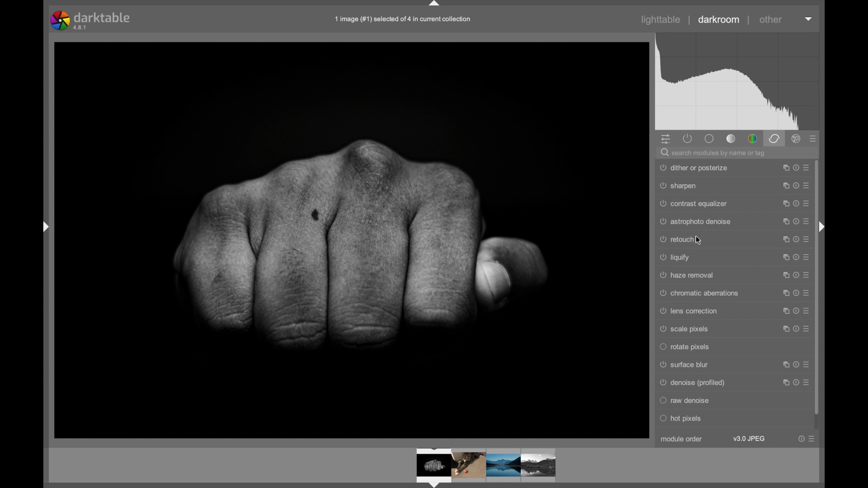  I want to click on astrophoto denoise, so click(696, 222).